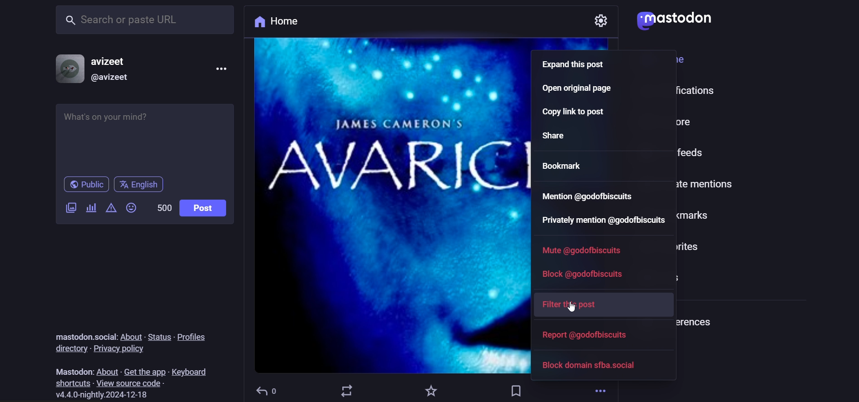 This screenshot has width=859, height=402. I want to click on mastodon, so click(73, 370).